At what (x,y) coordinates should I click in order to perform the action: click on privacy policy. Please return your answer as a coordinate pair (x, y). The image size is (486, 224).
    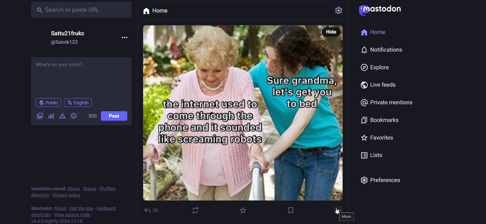
    Looking at the image, I should click on (67, 195).